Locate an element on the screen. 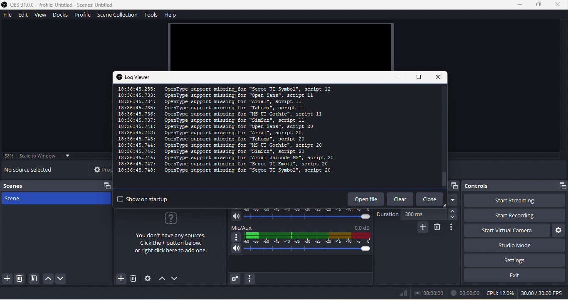  help is located at coordinates (173, 16).